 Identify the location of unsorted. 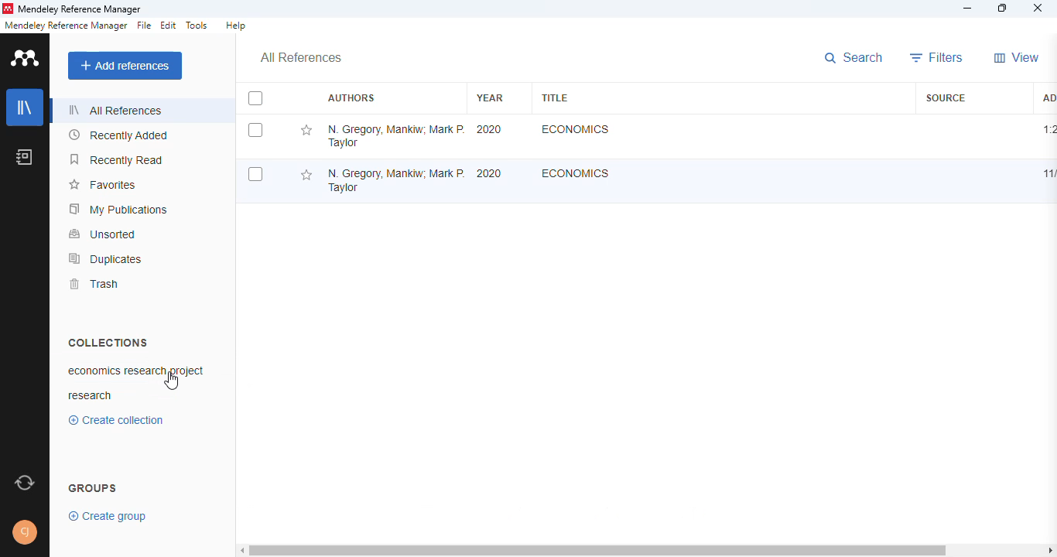
(103, 234).